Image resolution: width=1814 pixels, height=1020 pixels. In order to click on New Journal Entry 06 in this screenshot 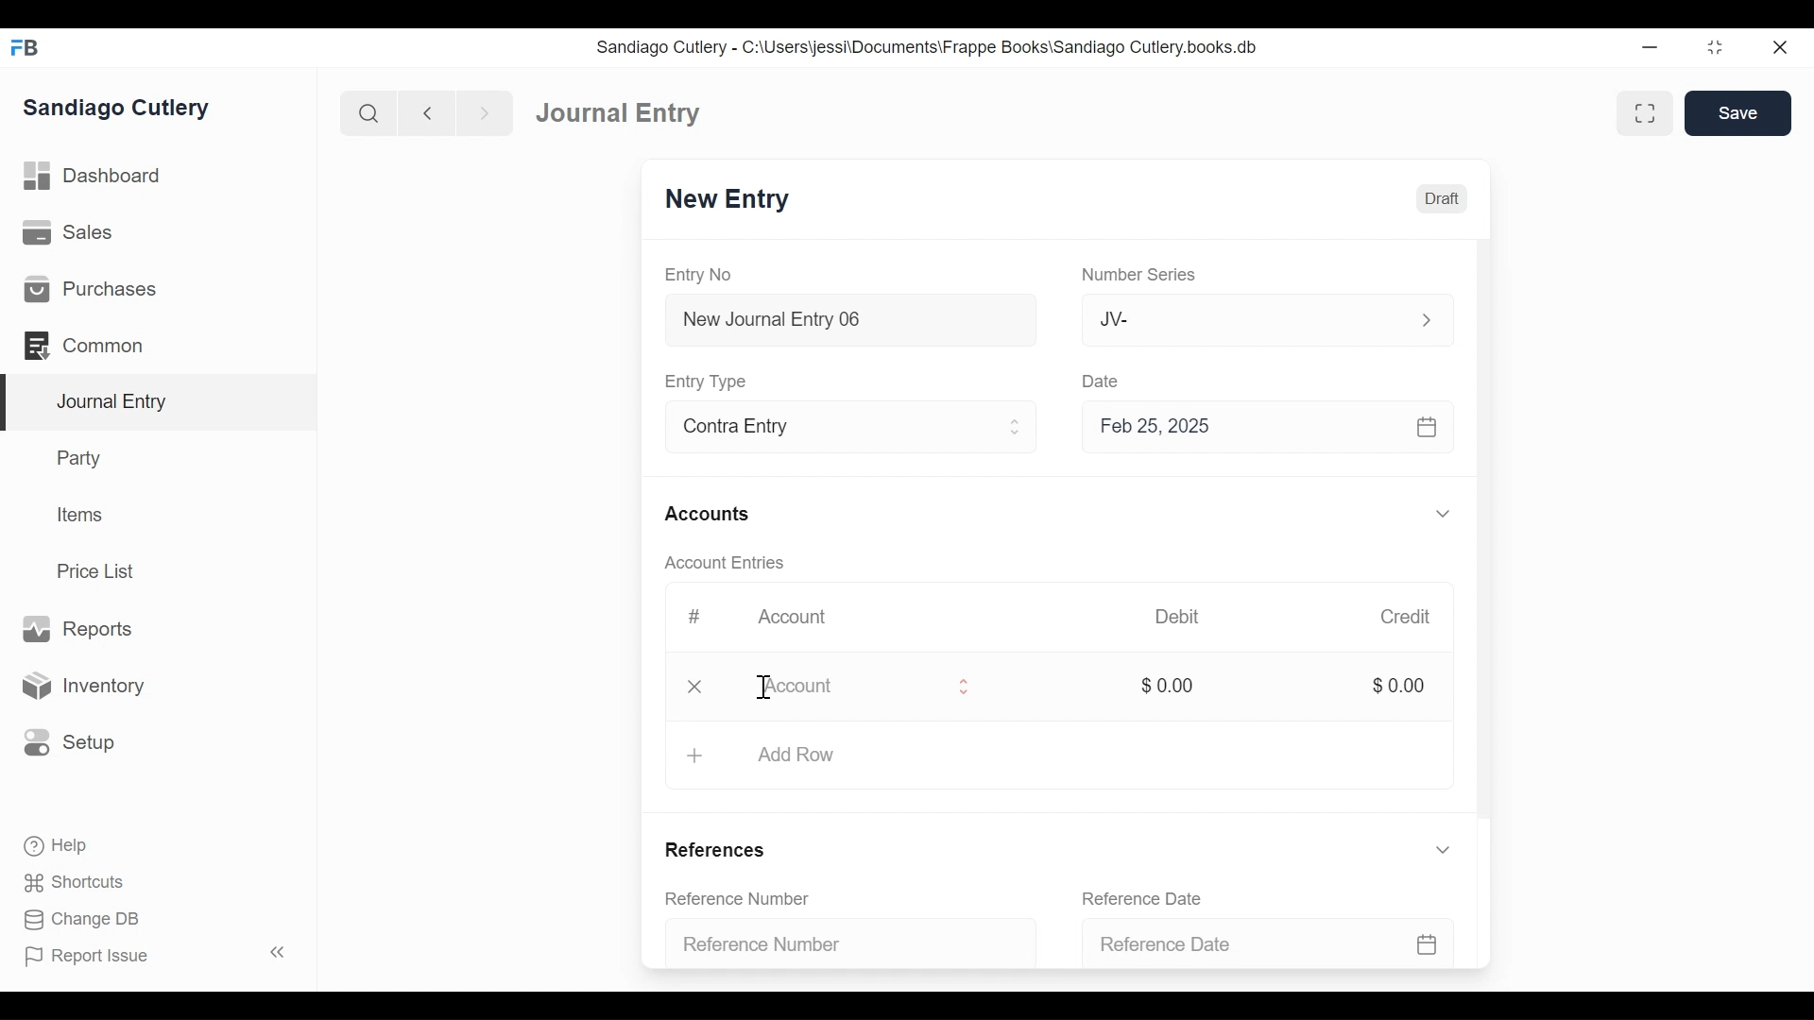, I will do `click(847, 322)`.